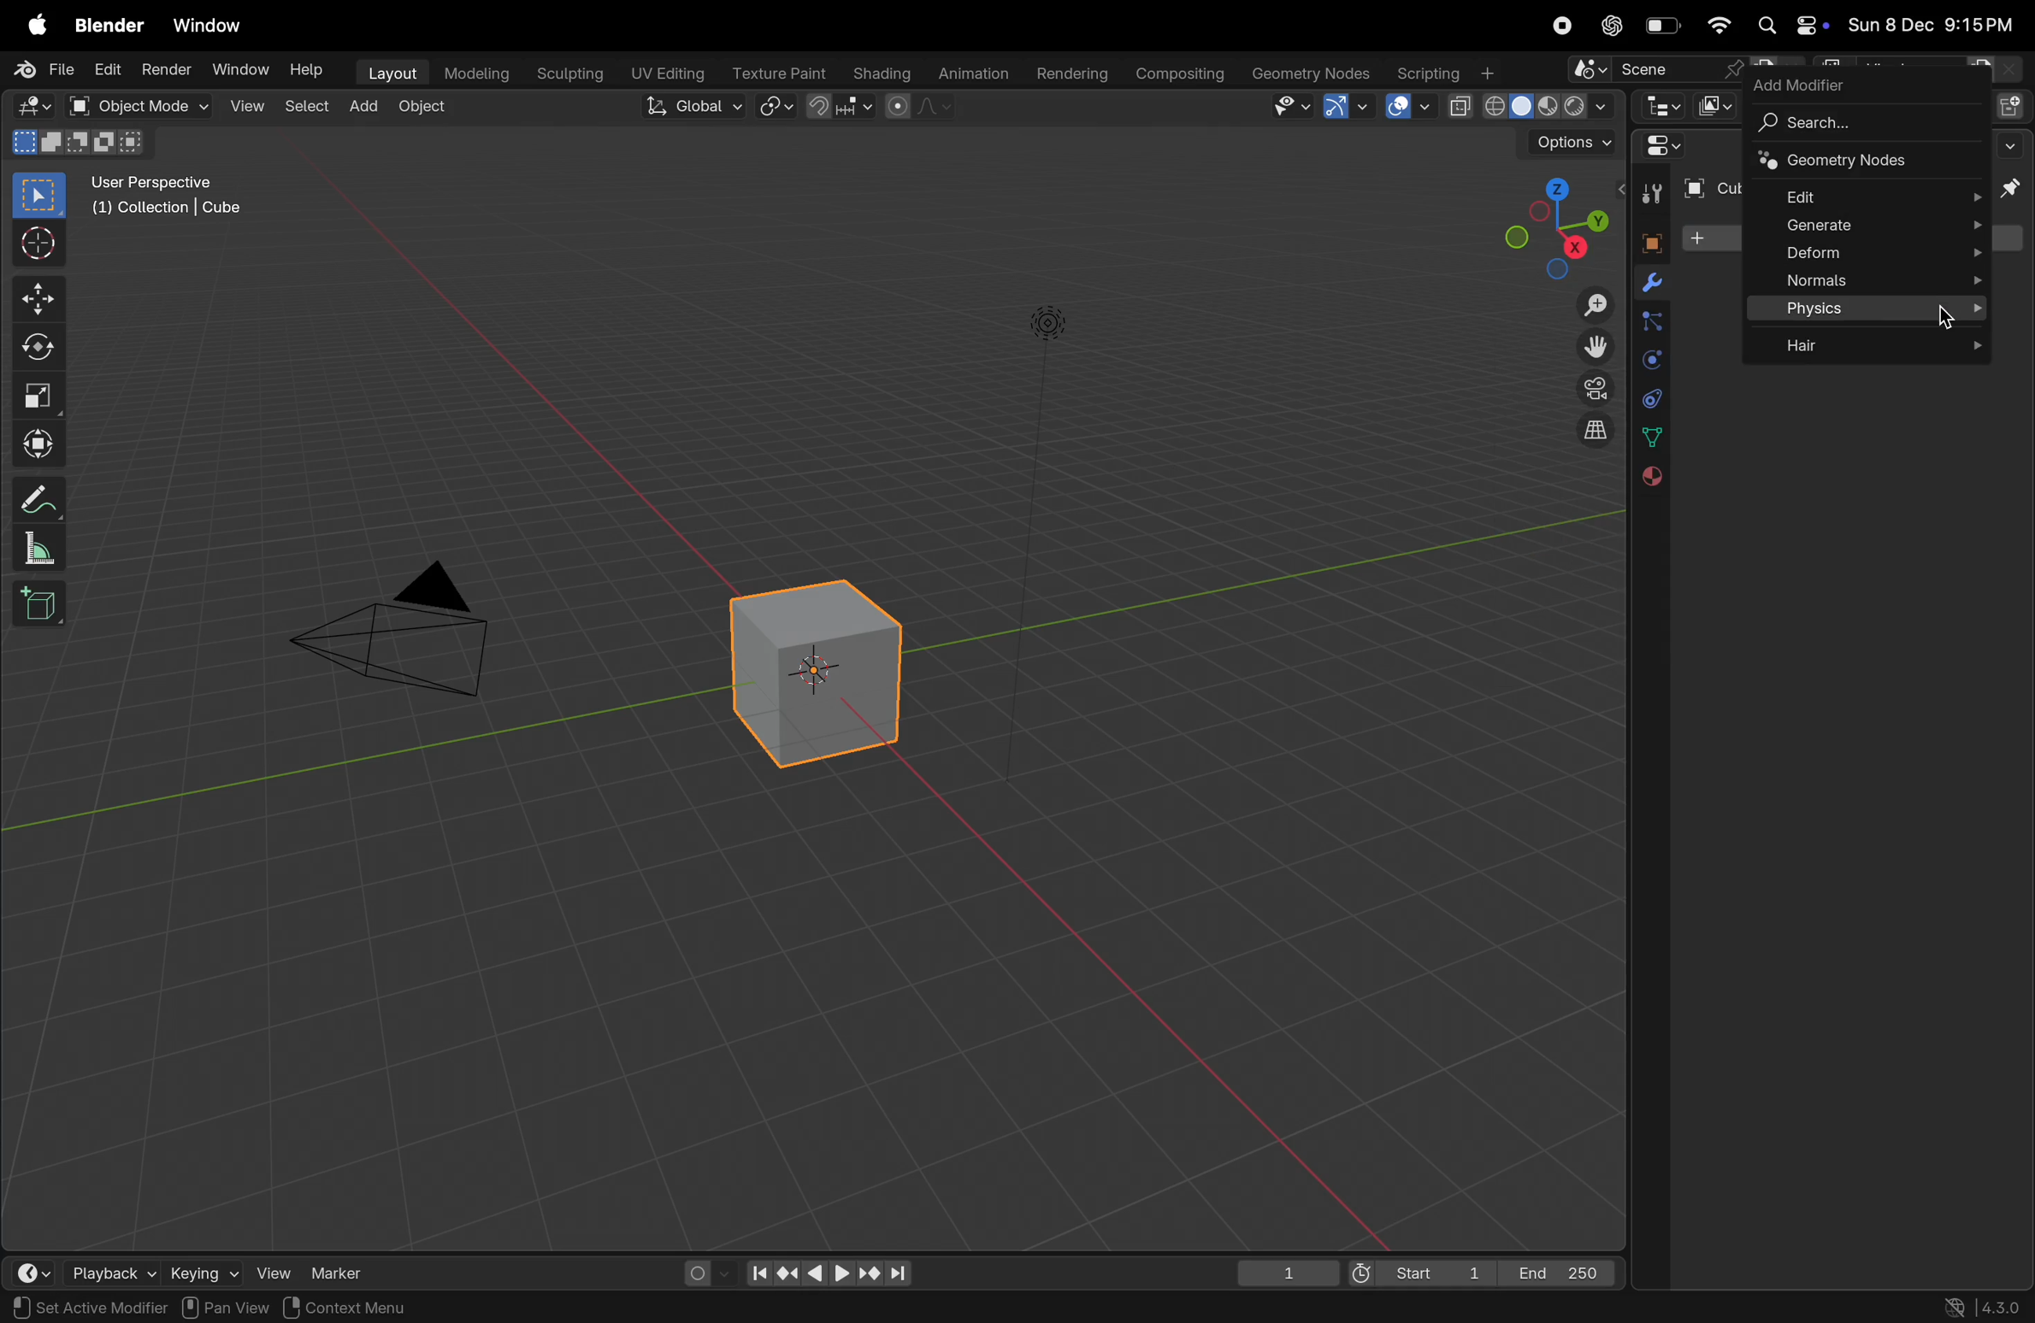 Image resolution: width=2035 pixels, height=1323 pixels. What do you see at coordinates (1944, 315) in the screenshot?
I see `cursor` at bounding box center [1944, 315].